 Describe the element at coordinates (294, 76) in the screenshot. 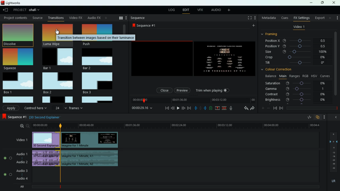

I see `ranges` at that location.